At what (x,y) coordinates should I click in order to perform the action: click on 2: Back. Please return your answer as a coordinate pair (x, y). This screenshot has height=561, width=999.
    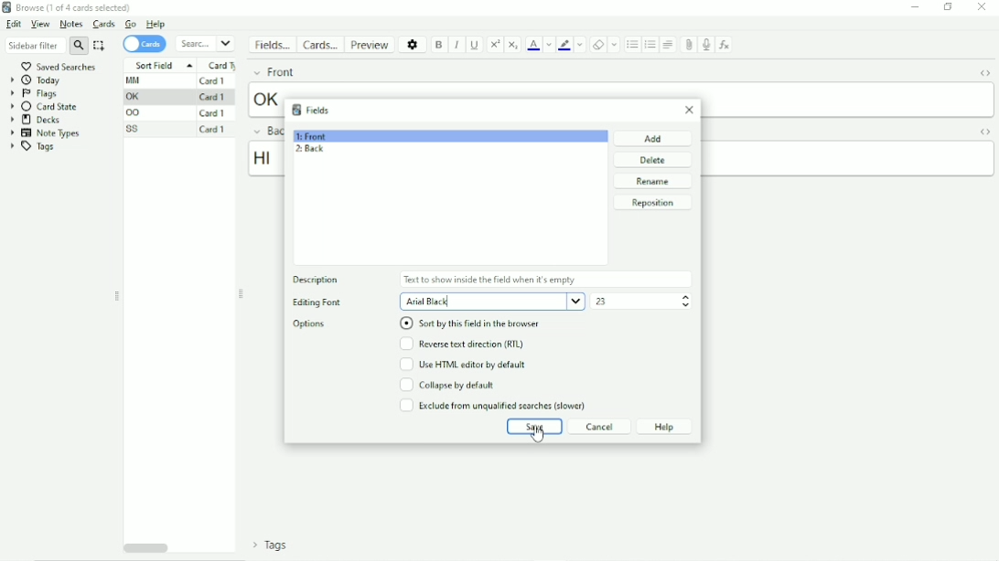
    Looking at the image, I should click on (312, 149).